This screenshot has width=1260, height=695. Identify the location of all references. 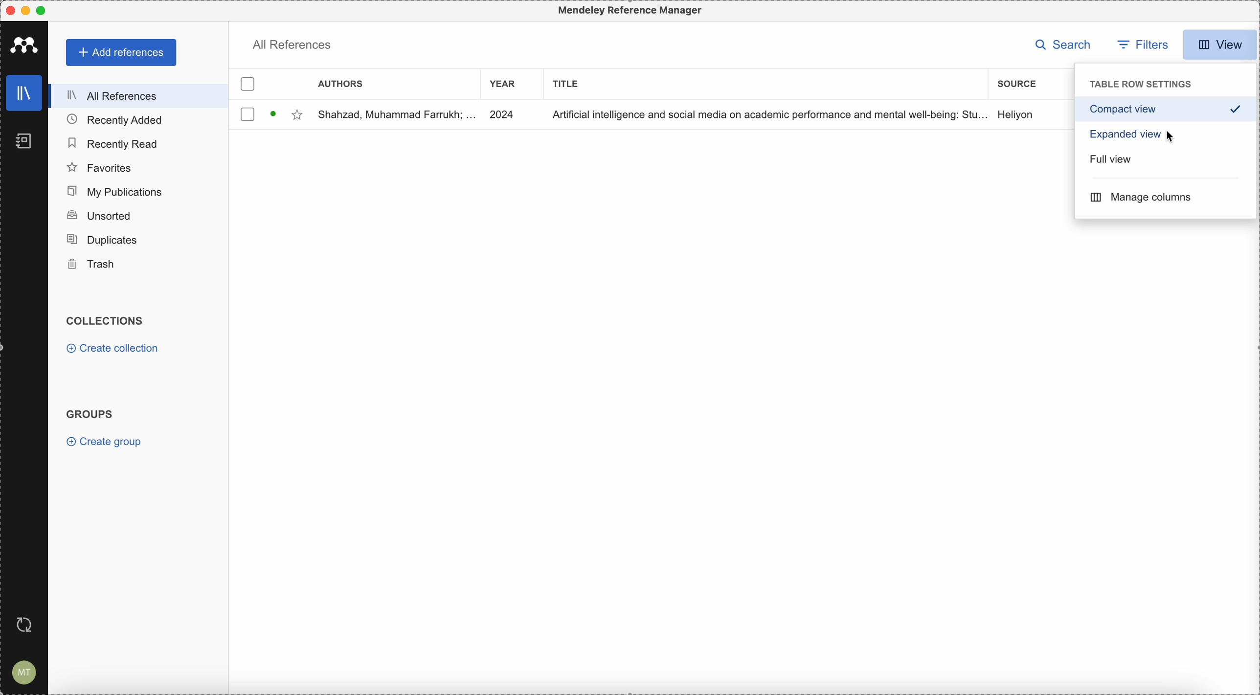
(294, 44).